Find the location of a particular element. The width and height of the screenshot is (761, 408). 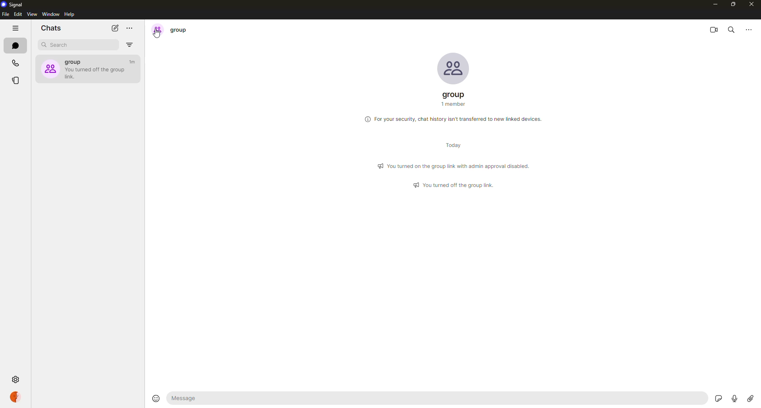

settings is located at coordinates (15, 379).